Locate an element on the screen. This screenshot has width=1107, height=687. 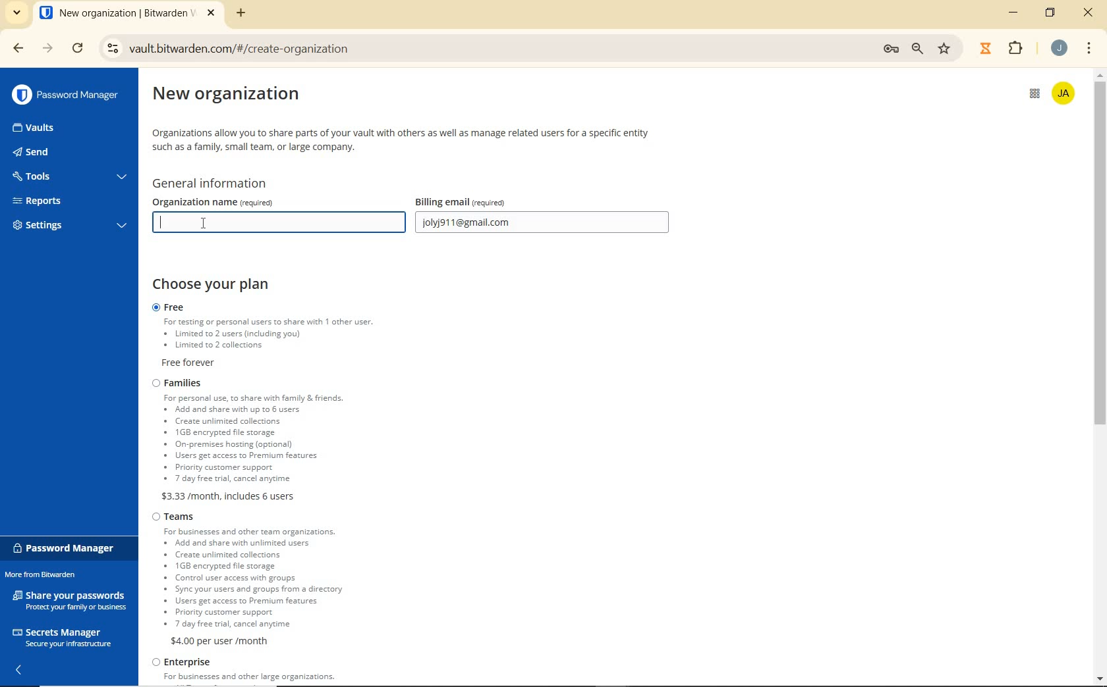
organization name is located at coordinates (251, 201).